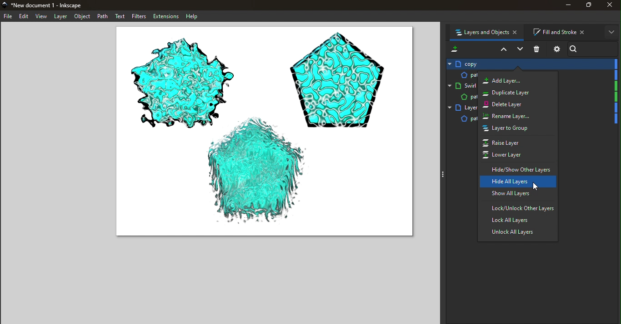 The width and height of the screenshot is (621, 324). I want to click on Layer, so click(61, 17).